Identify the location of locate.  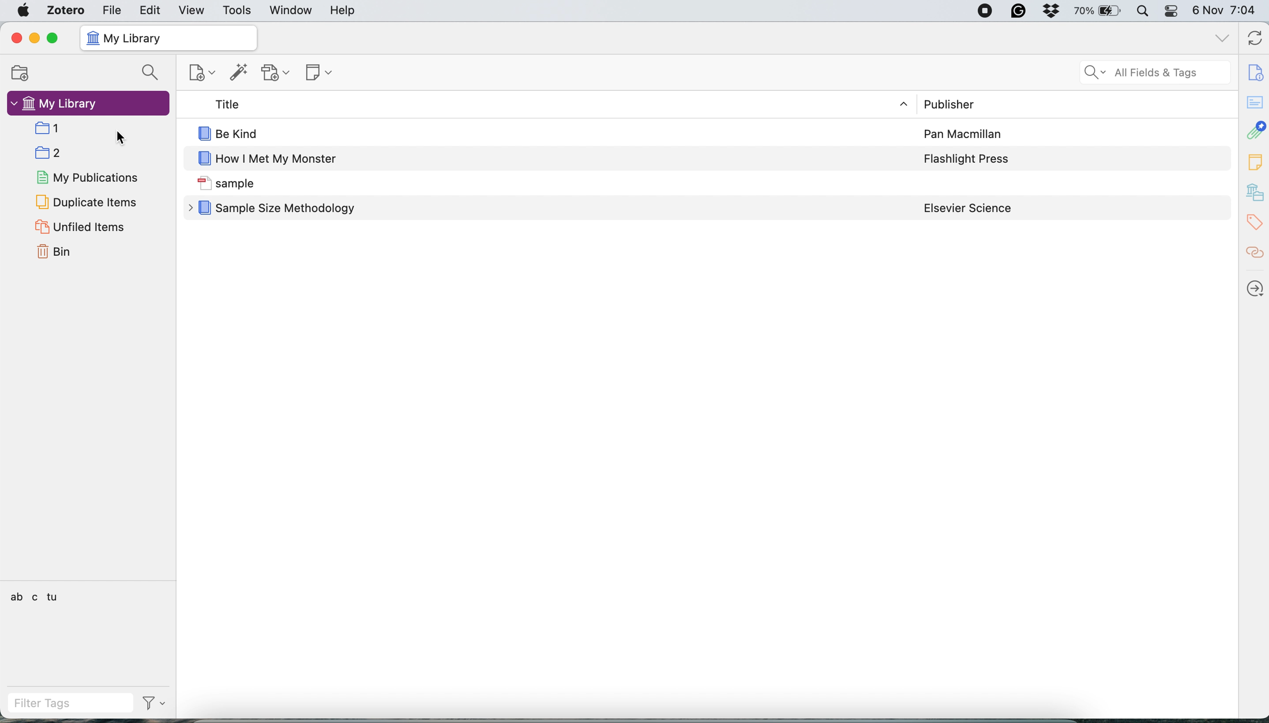
(1254, 290).